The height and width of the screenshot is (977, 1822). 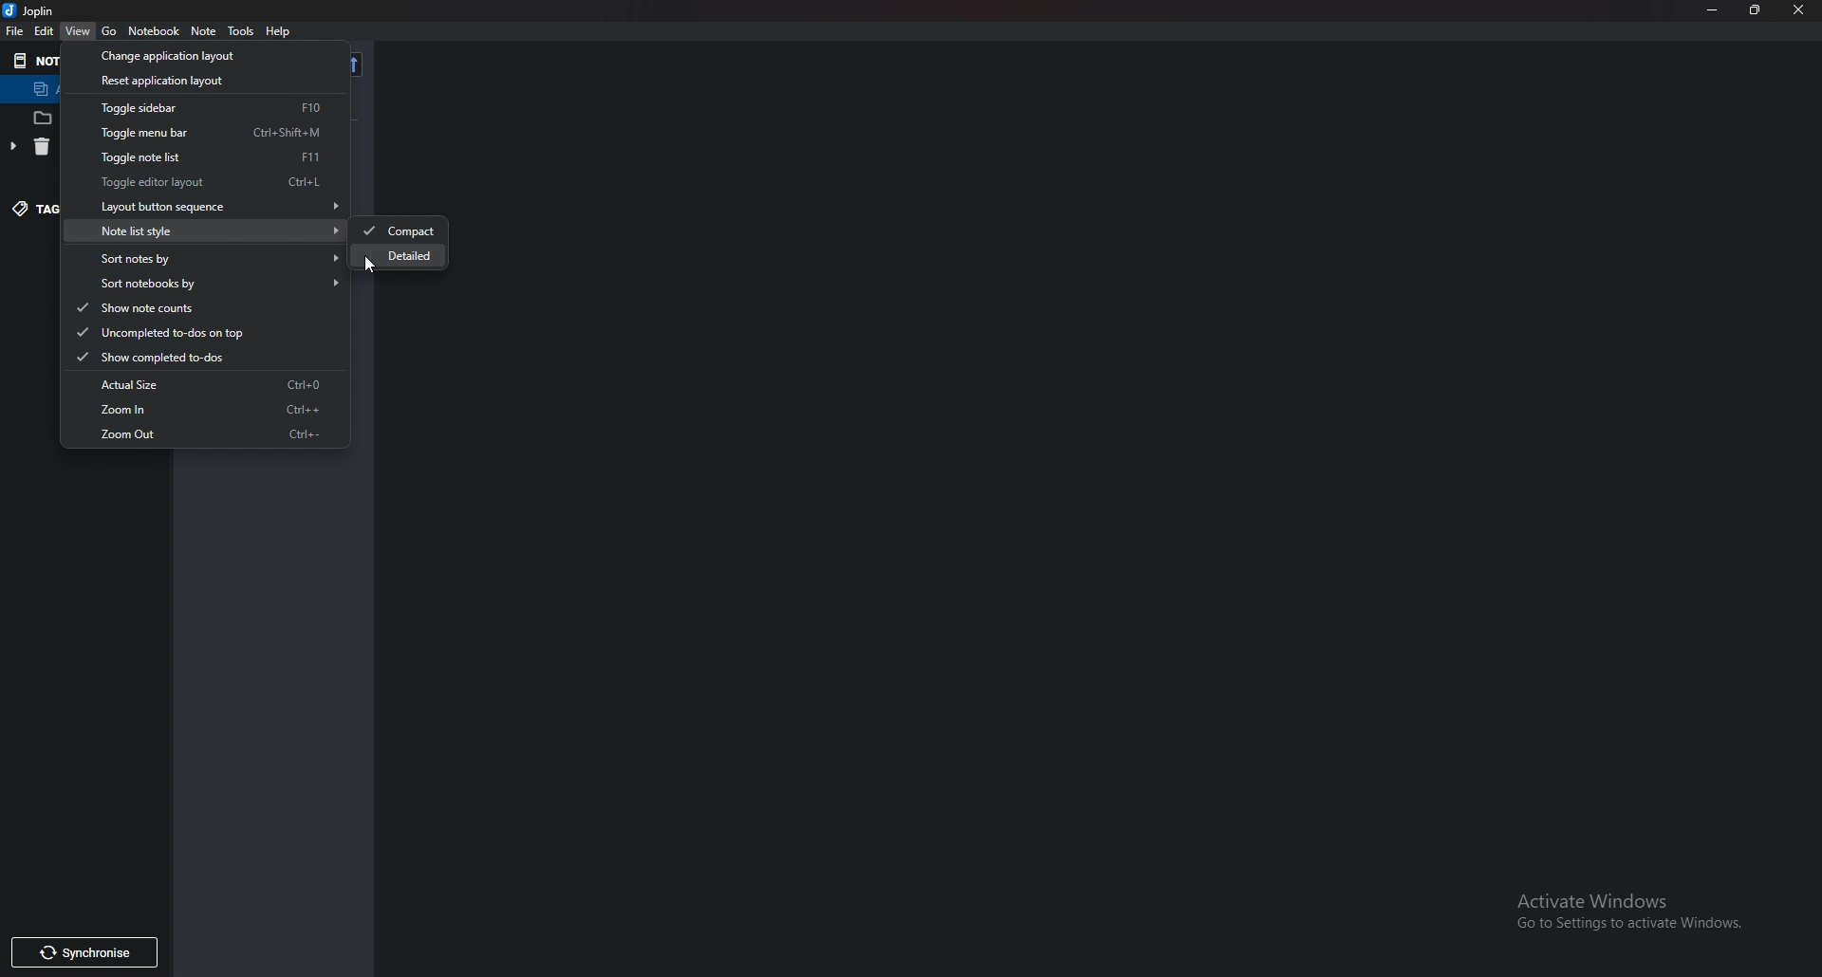 I want to click on cursor, so click(x=371, y=265).